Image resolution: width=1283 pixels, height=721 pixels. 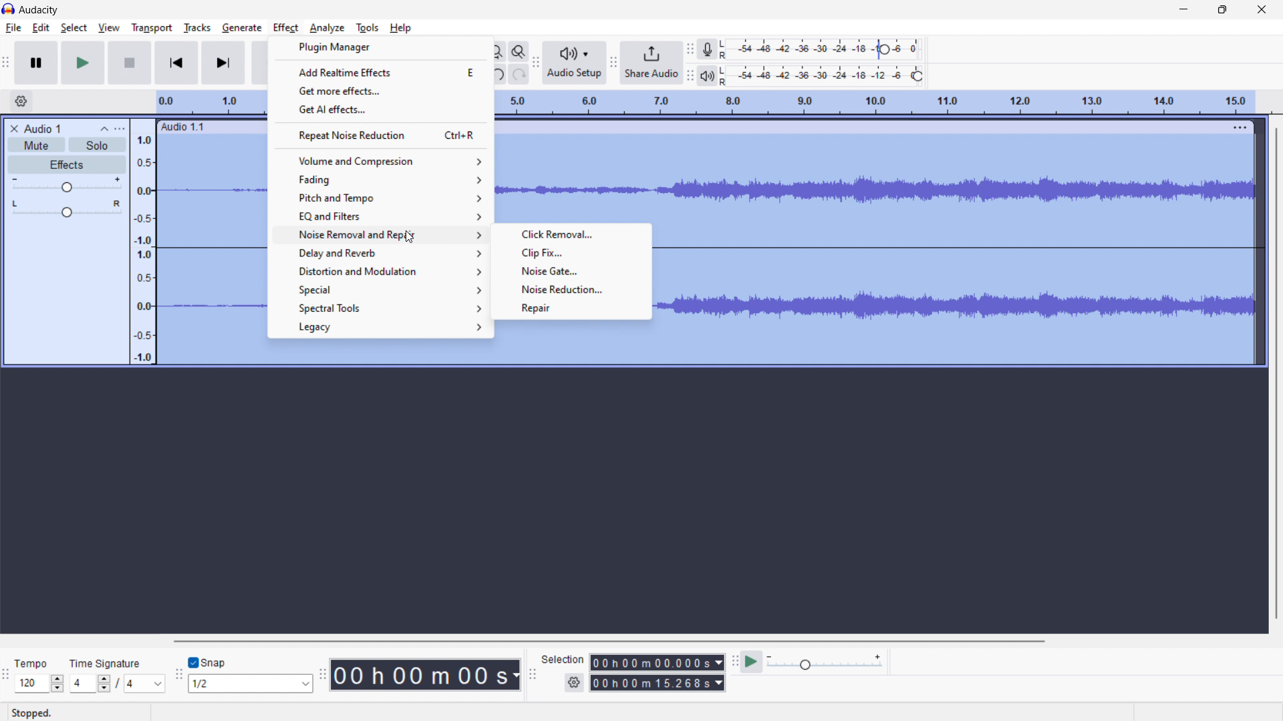 What do you see at coordinates (571, 308) in the screenshot?
I see `repair` at bounding box center [571, 308].